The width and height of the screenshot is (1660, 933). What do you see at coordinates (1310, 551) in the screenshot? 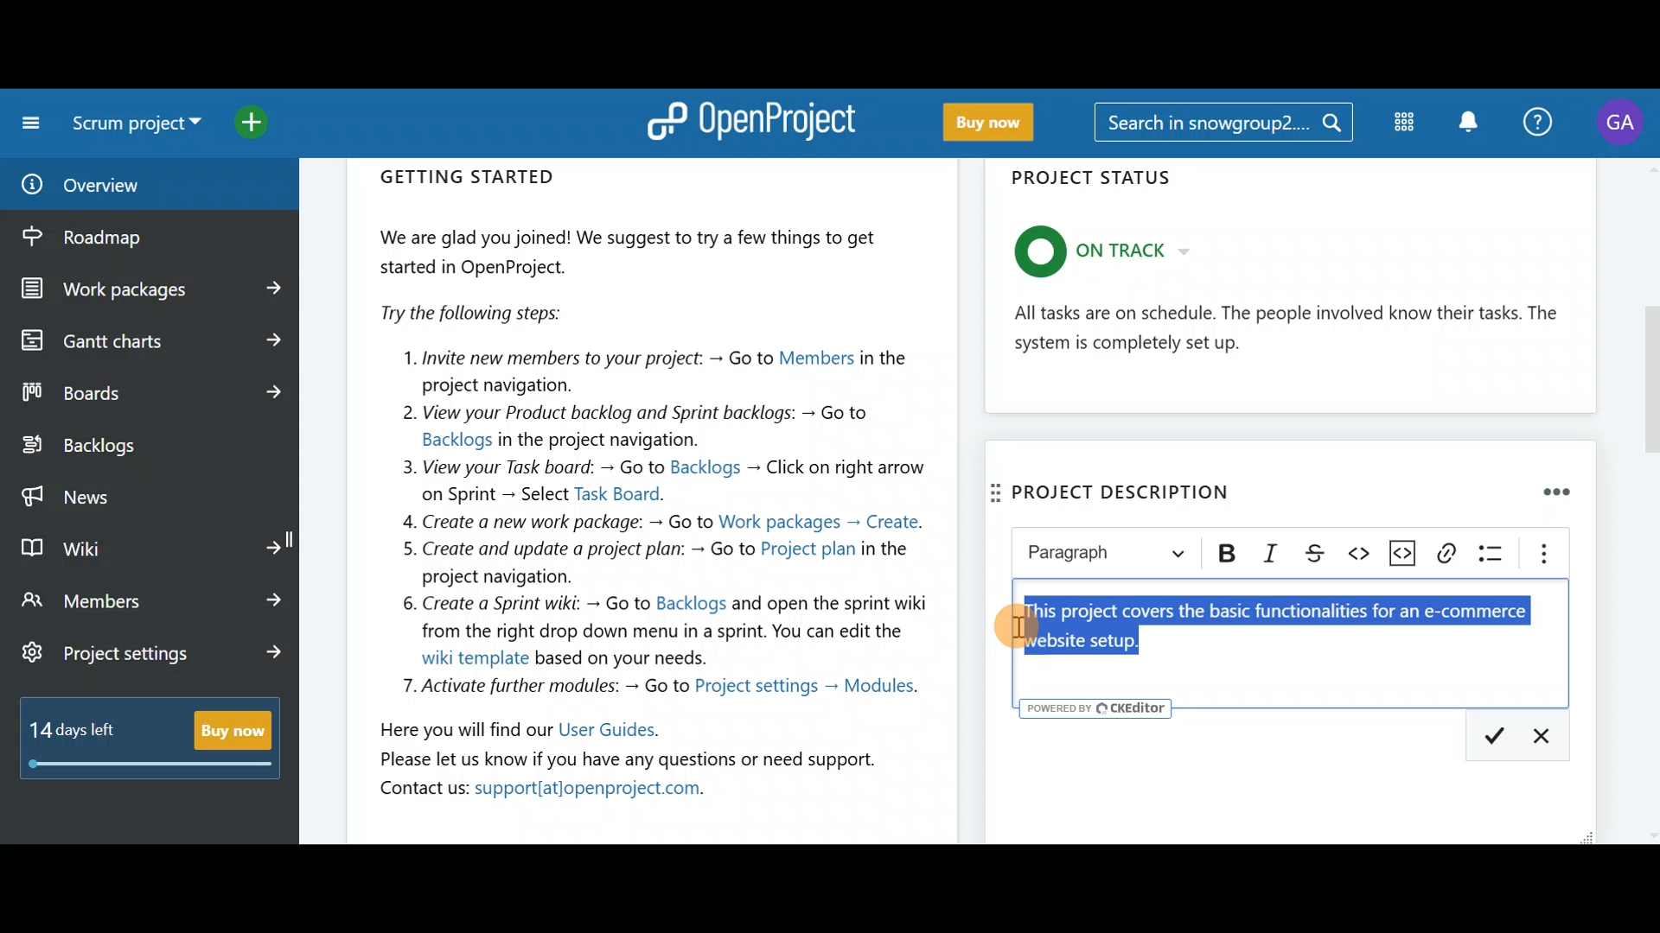
I see `Strikethrough` at bounding box center [1310, 551].